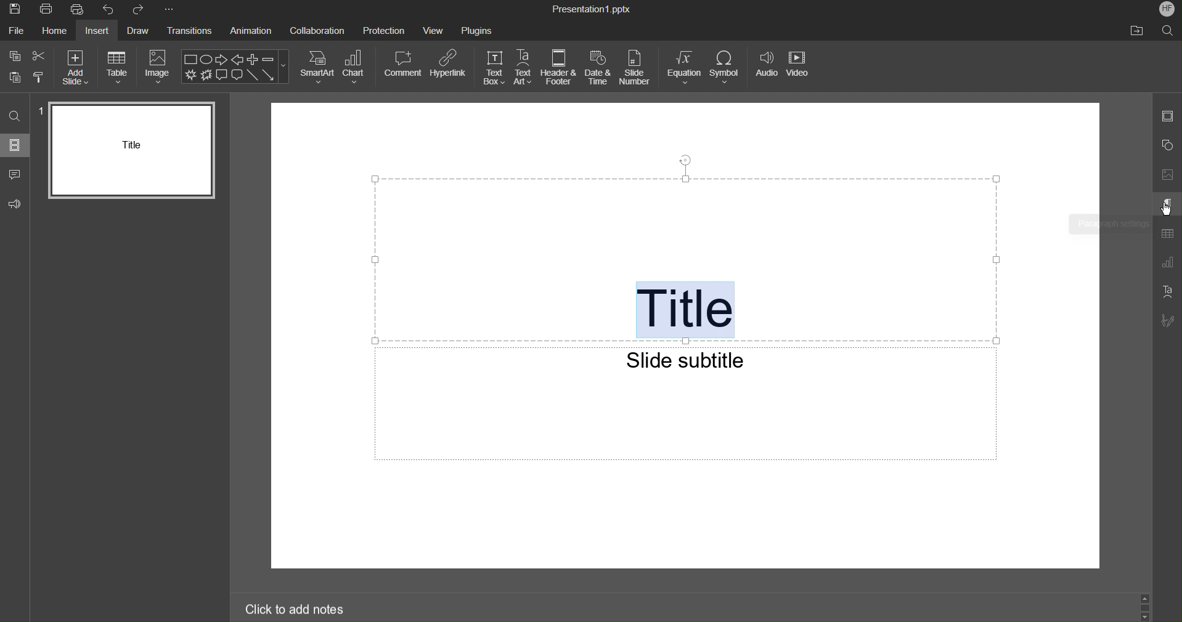 The image size is (1182, 622). I want to click on Hyperlink, so click(450, 66).